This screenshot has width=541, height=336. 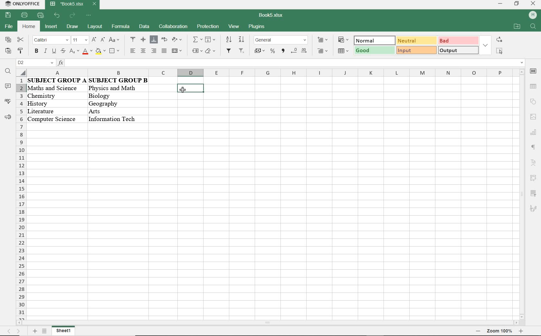 What do you see at coordinates (110, 103) in the screenshot?
I see `geography` at bounding box center [110, 103].